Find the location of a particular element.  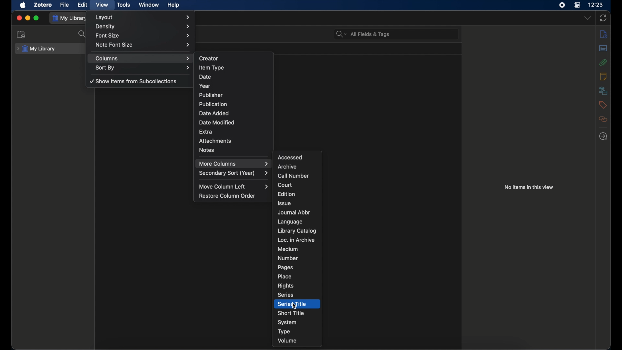

publisher is located at coordinates (211, 95).